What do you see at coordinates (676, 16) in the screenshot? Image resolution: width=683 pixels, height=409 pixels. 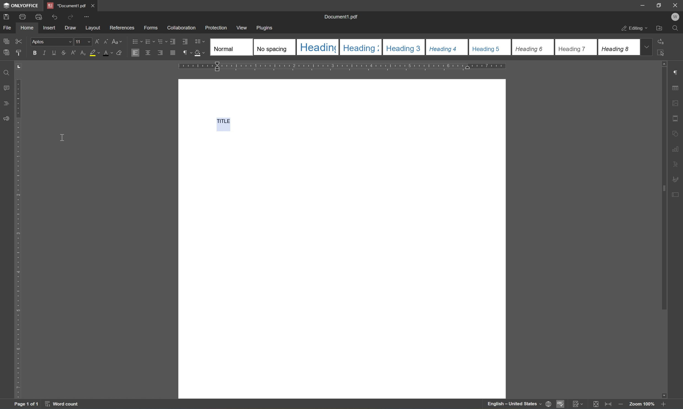 I see `w` at bounding box center [676, 16].